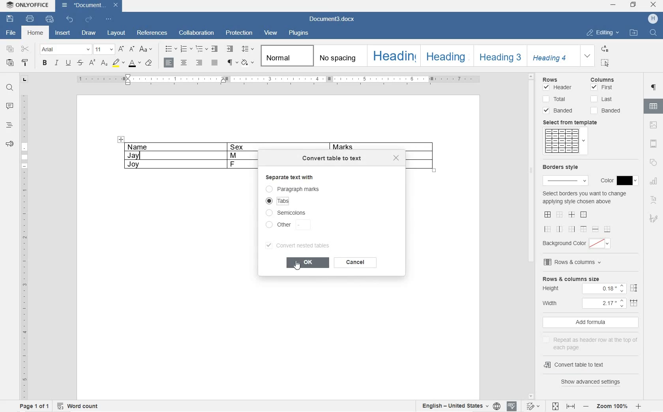 The image size is (663, 412). What do you see at coordinates (300, 33) in the screenshot?
I see `PLUGINS` at bounding box center [300, 33].